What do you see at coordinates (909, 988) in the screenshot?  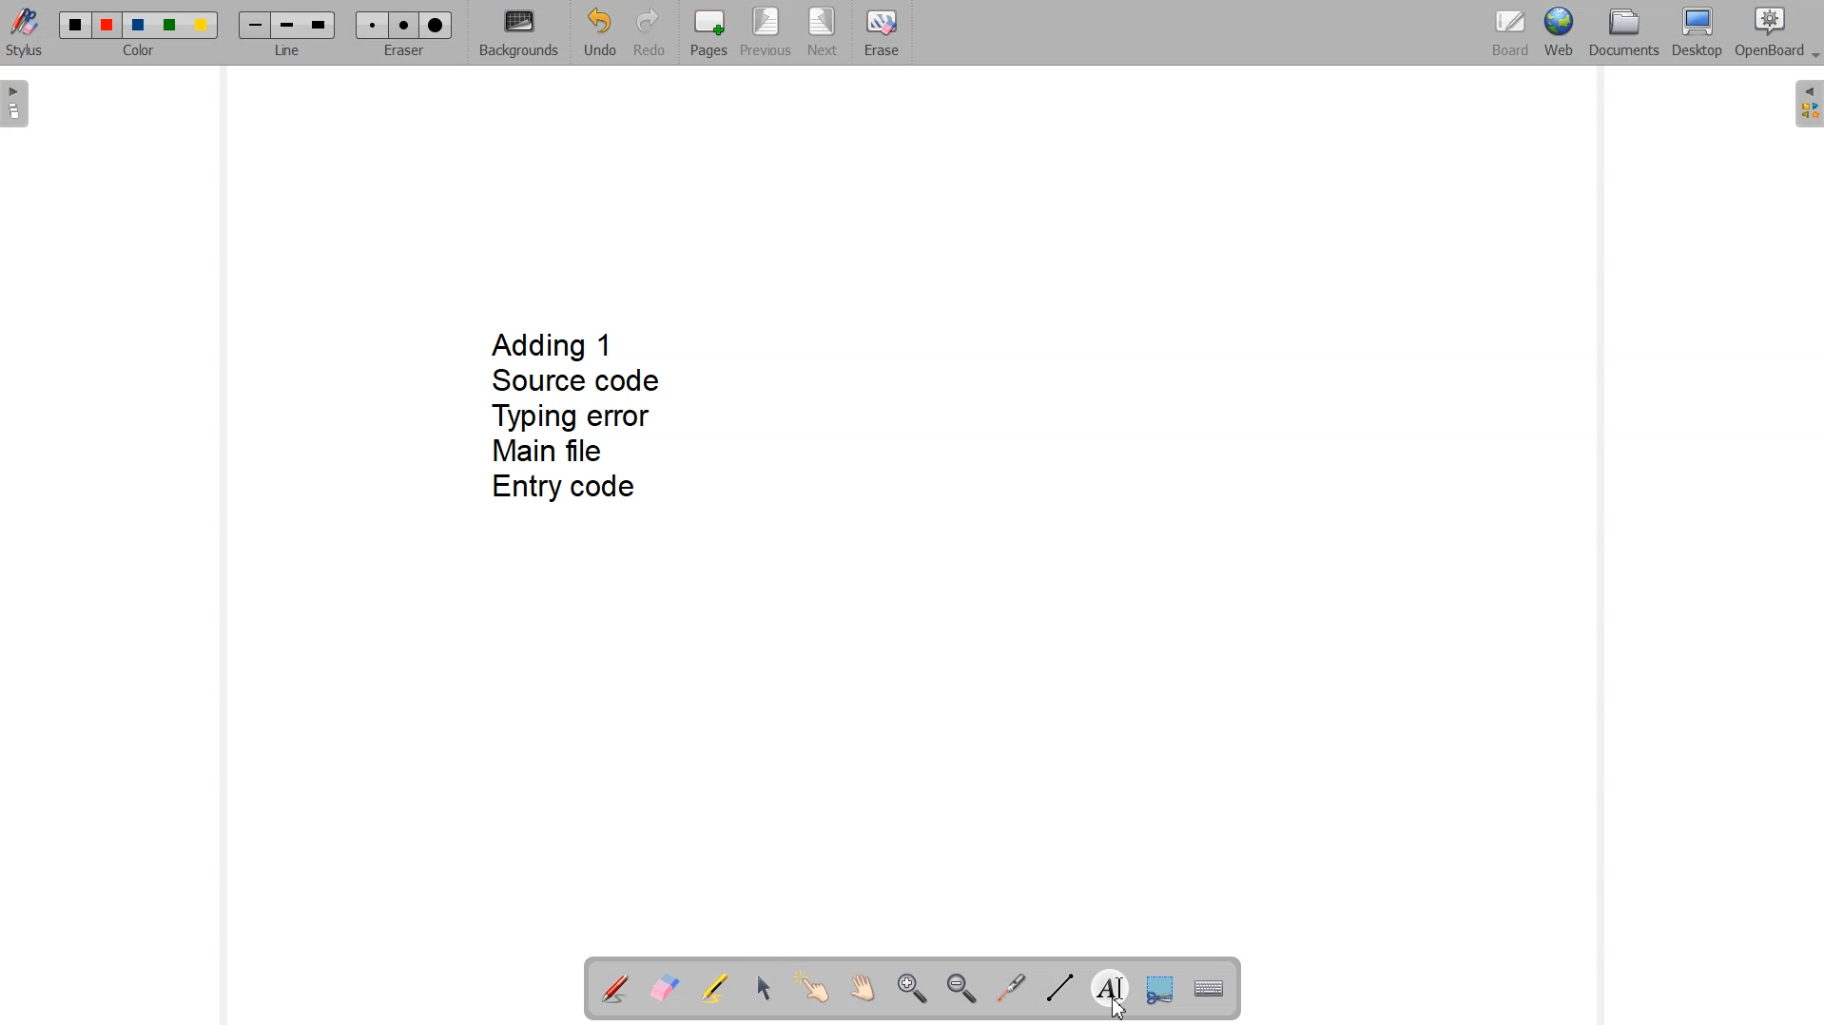 I see `Zoom in` at bounding box center [909, 988].